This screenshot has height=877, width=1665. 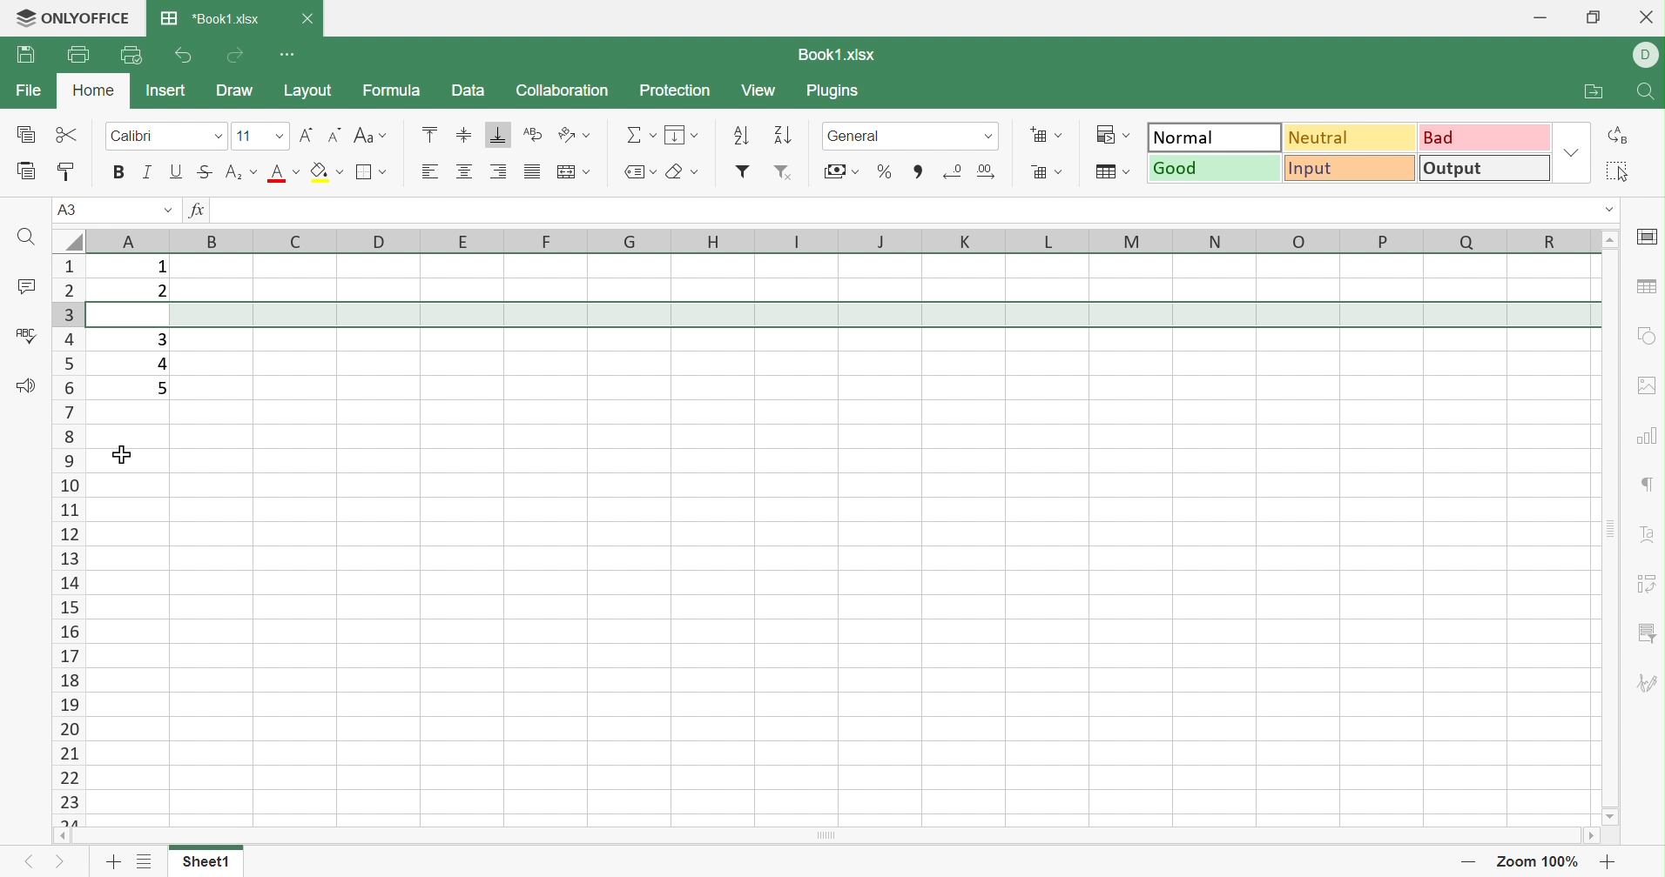 What do you see at coordinates (1592, 91) in the screenshot?
I see `Open file location` at bounding box center [1592, 91].